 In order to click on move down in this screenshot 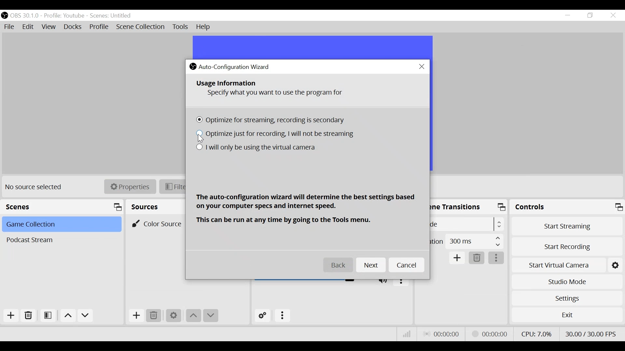, I will do `click(211, 316)`.